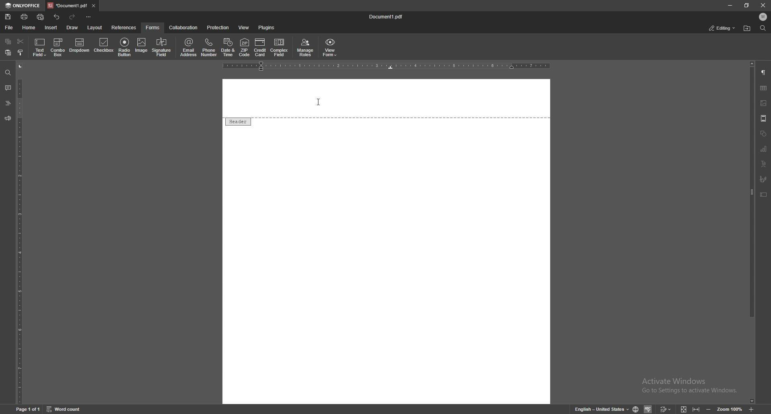  I want to click on cursor, so click(317, 102).